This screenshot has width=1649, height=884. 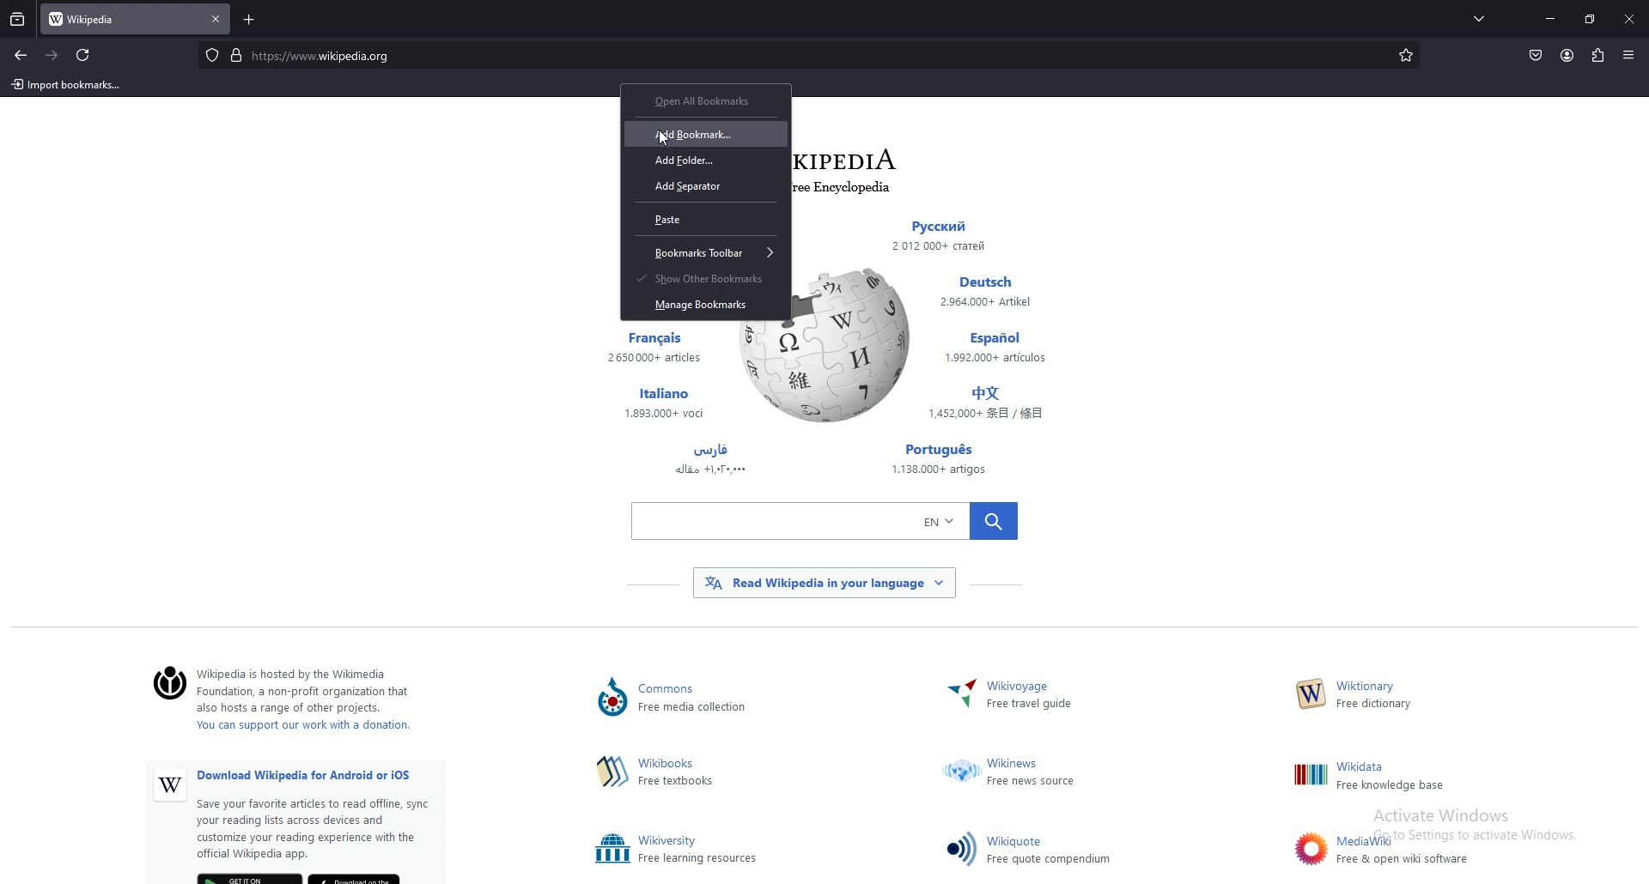 What do you see at coordinates (1004, 350) in the screenshot?
I see `` at bounding box center [1004, 350].